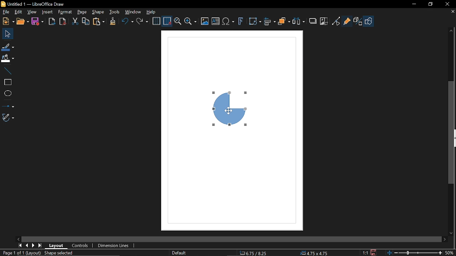 The image size is (456, 256). What do you see at coordinates (8, 105) in the screenshot?
I see `Lines and arrows` at bounding box center [8, 105].